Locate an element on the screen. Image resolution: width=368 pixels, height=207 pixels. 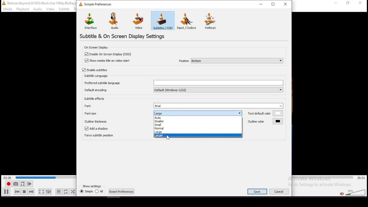
close window is located at coordinates (361, 3).